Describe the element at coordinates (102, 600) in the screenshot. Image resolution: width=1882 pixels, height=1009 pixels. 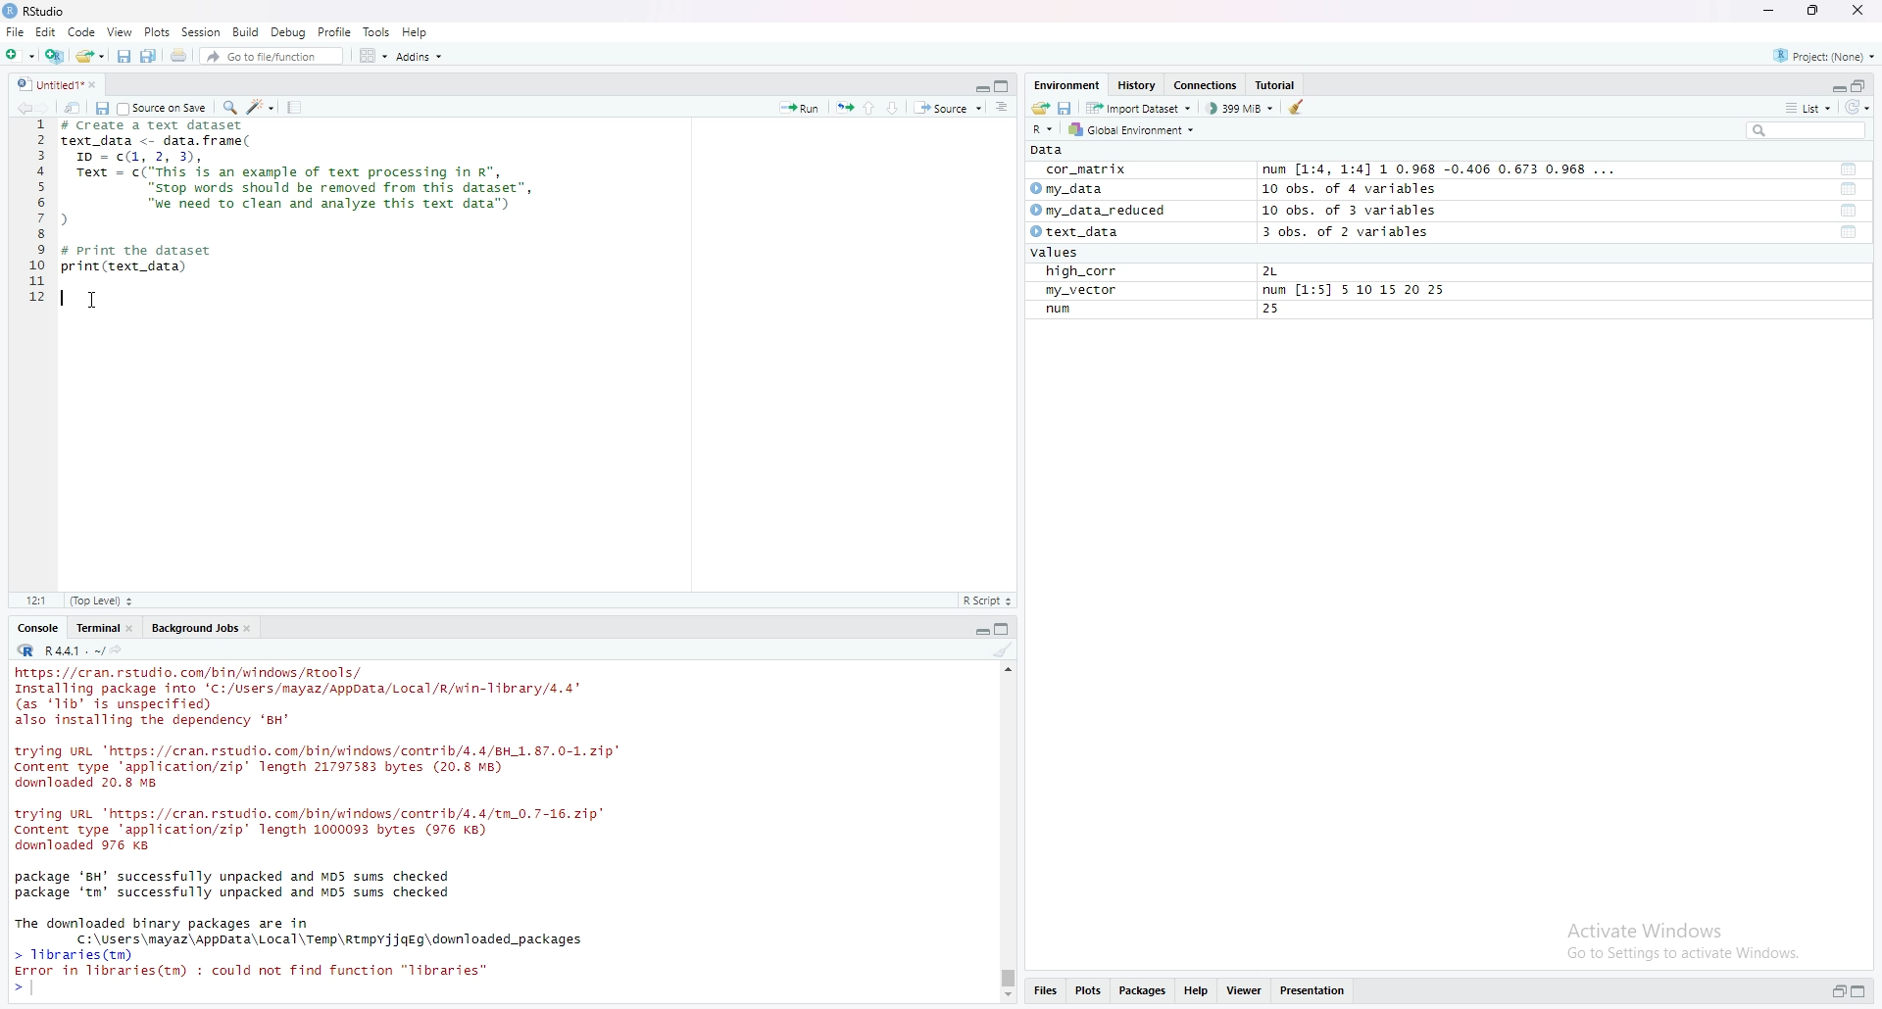
I see `Top level` at that location.